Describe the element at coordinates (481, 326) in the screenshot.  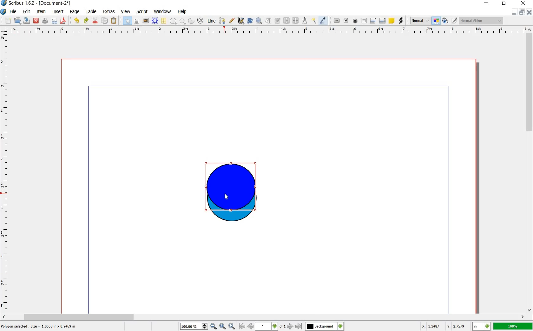
I see `in` at that location.